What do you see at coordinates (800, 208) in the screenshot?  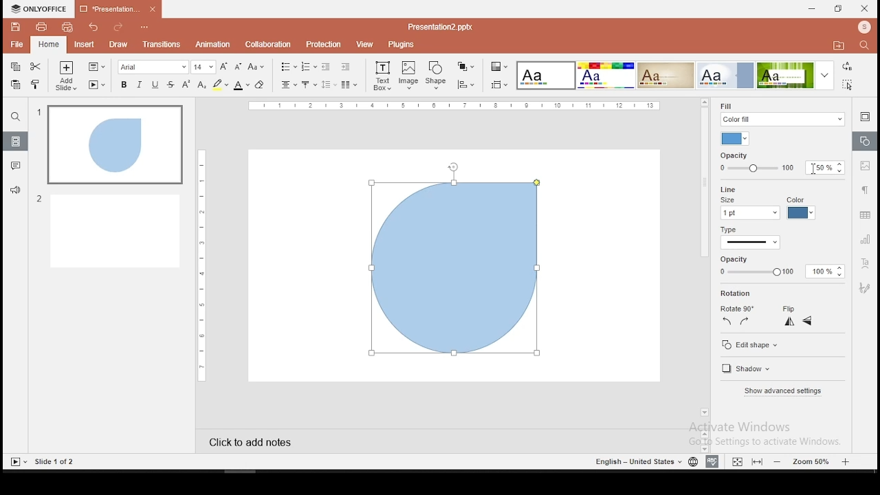 I see `line color` at bounding box center [800, 208].